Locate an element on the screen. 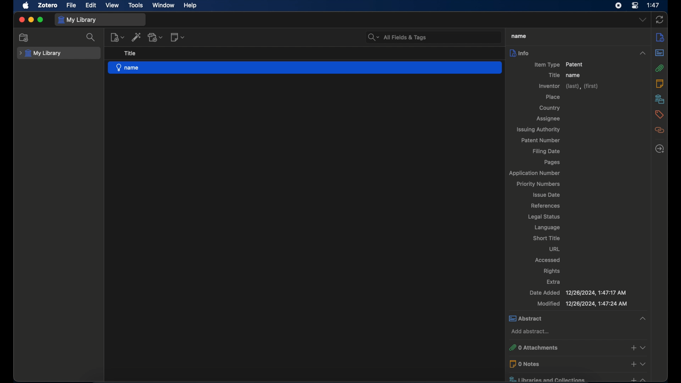 The height and width of the screenshot is (383, 681). info is located at coordinates (569, 52).